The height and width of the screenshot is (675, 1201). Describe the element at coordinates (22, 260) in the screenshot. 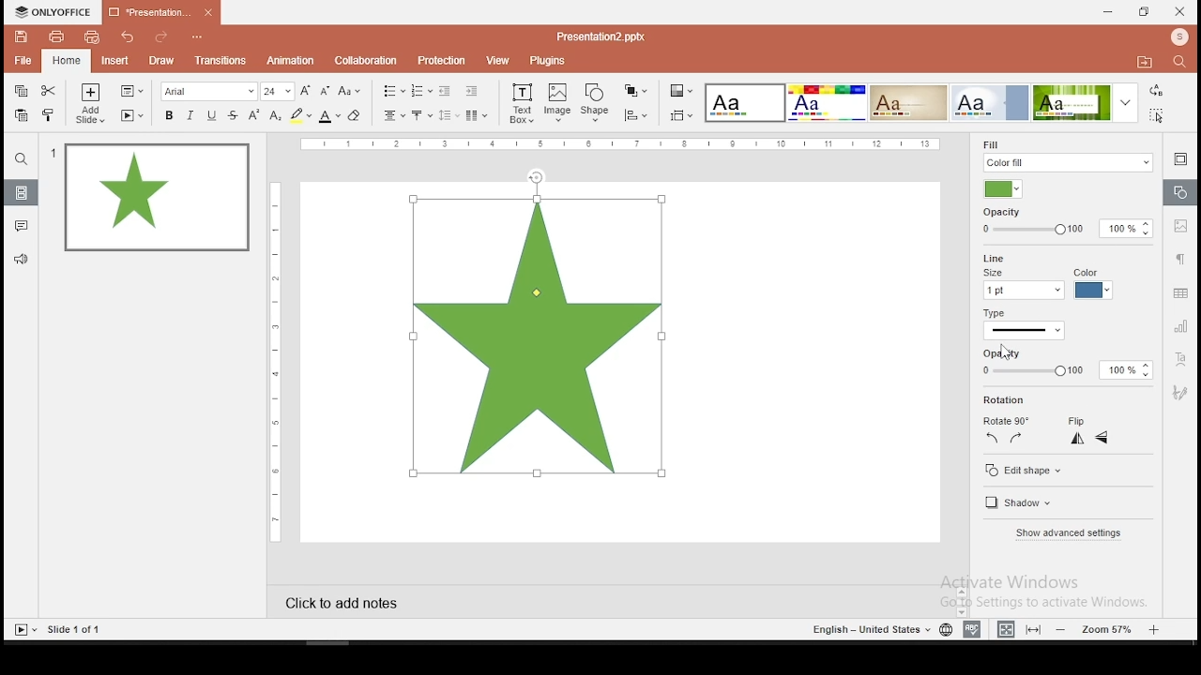

I see `support and feedback` at that location.